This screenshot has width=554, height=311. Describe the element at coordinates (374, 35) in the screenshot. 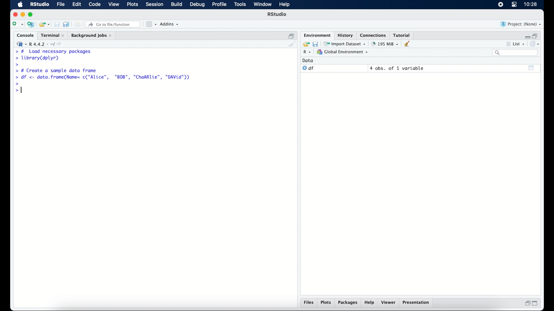

I see `connections` at that location.